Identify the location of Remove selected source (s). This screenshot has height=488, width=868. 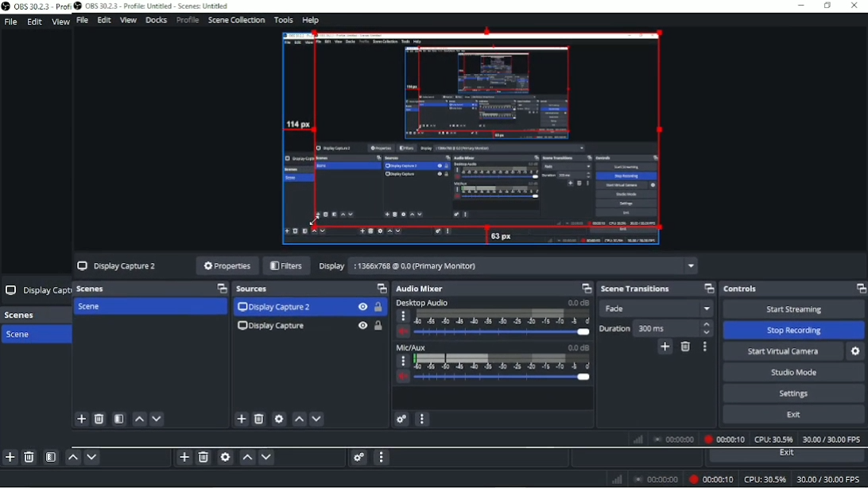
(203, 459).